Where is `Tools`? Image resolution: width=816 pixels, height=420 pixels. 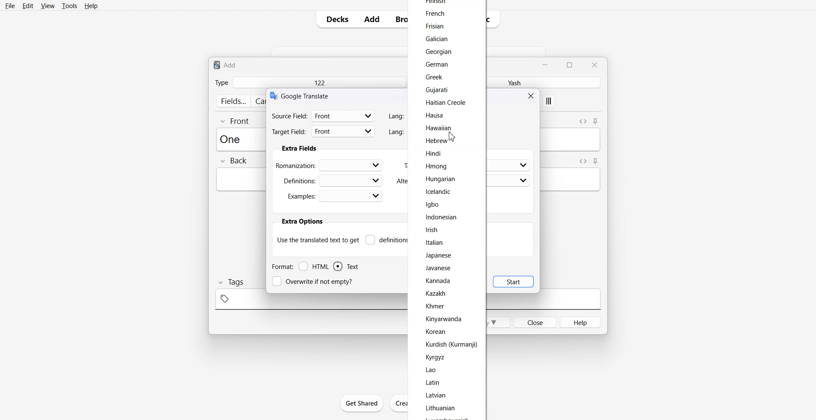 Tools is located at coordinates (69, 6).